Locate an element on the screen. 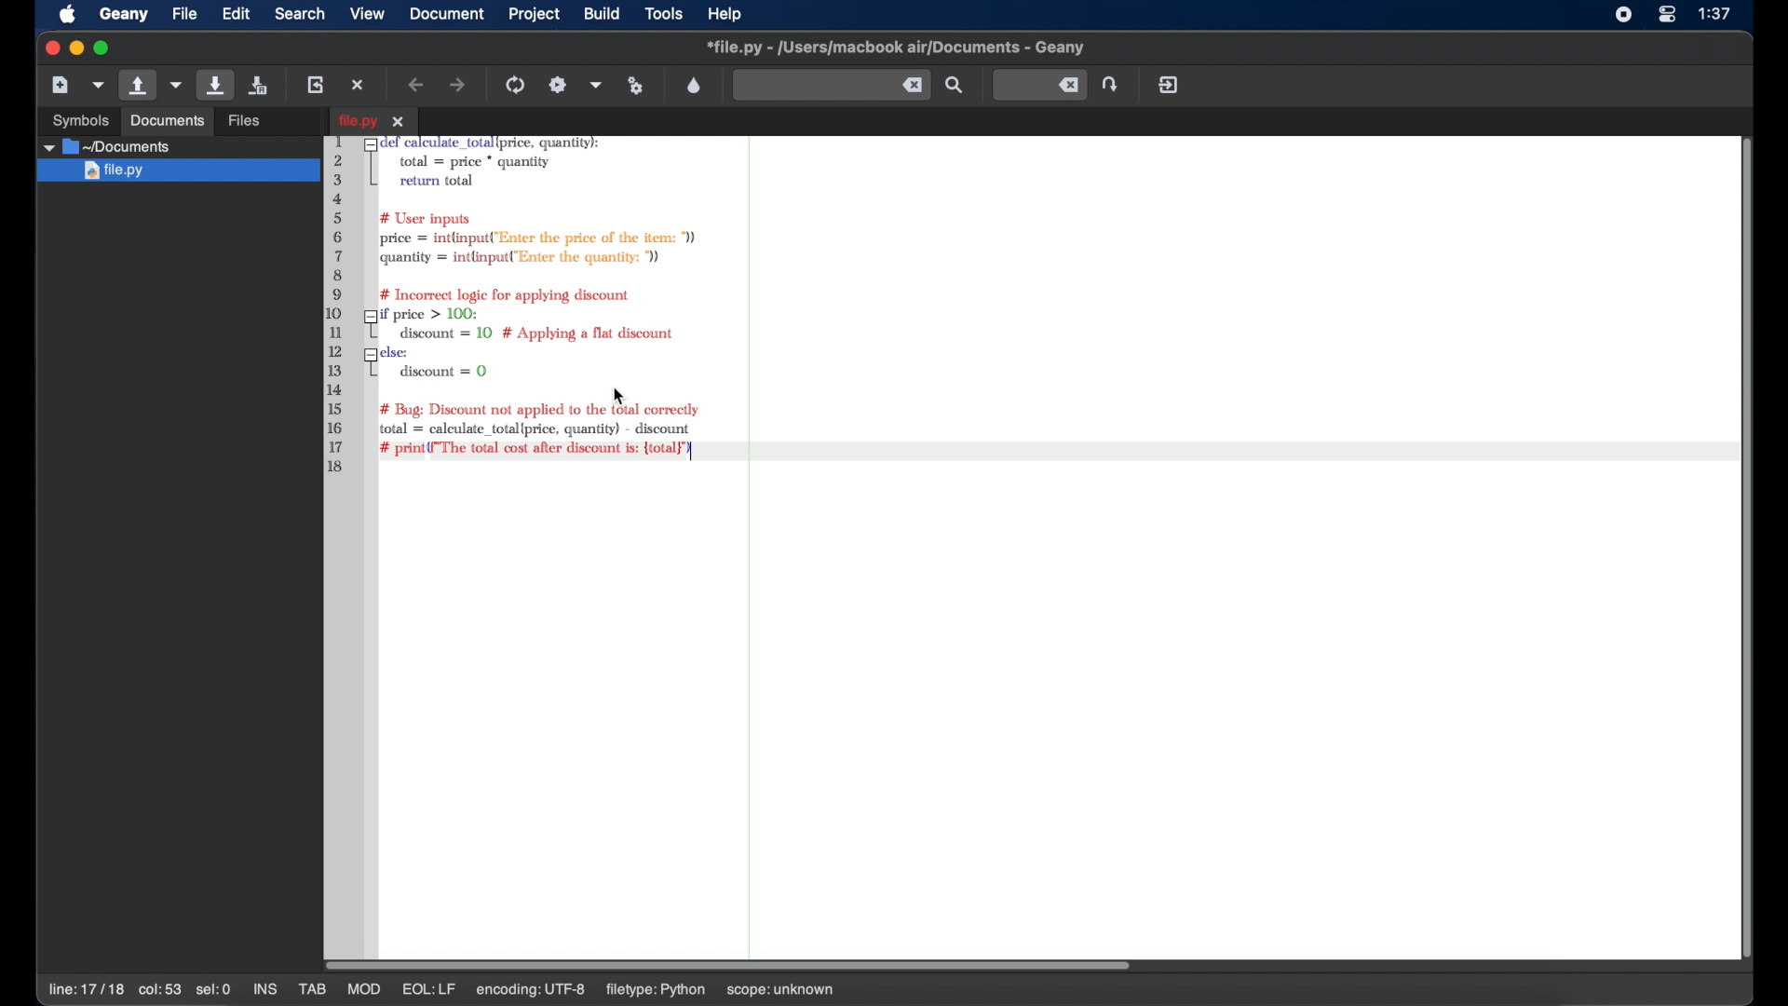  tab is located at coordinates (313, 989).